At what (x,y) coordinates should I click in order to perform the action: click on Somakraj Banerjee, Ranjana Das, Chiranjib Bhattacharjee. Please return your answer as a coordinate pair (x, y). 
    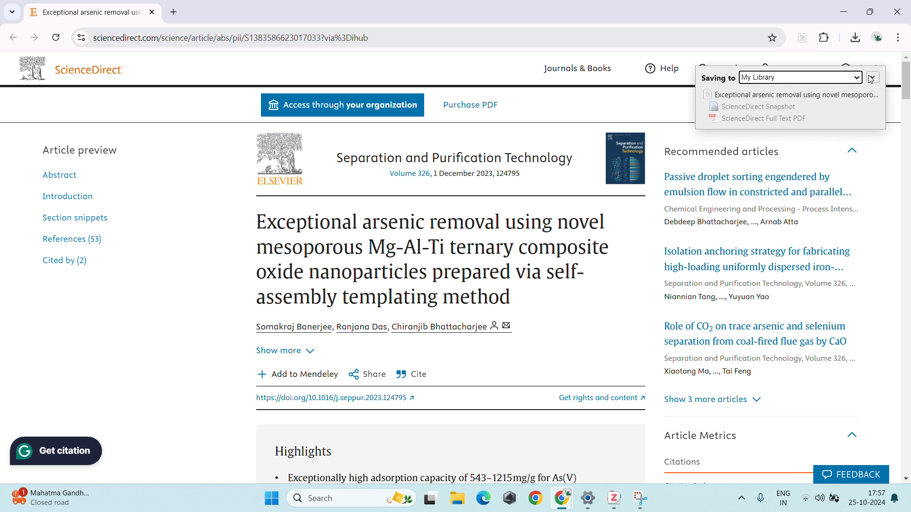
    Looking at the image, I should click on (388, 327).